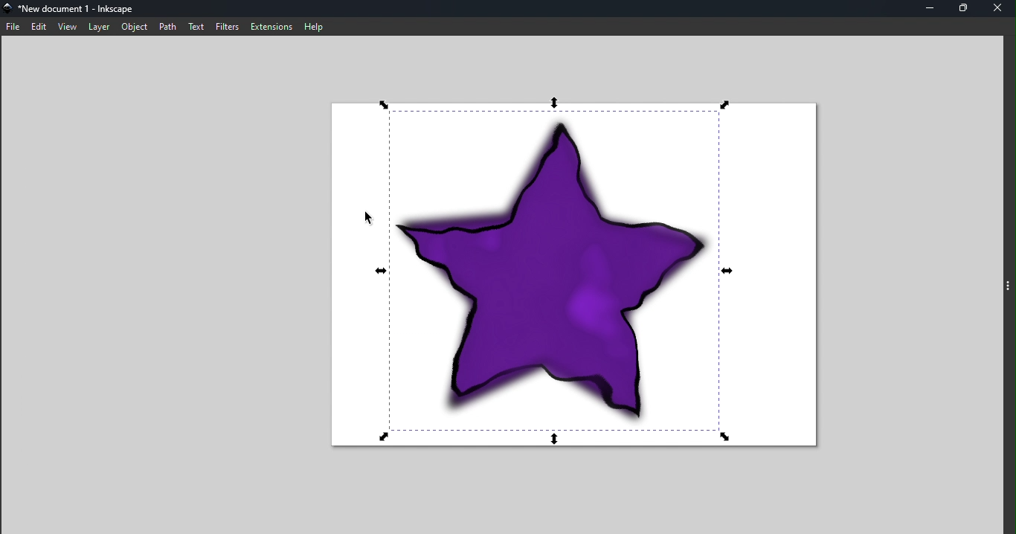 Image resolution: width=1016 pixels, height=534 pixels. I want to click on Layer, so click(99, 28).